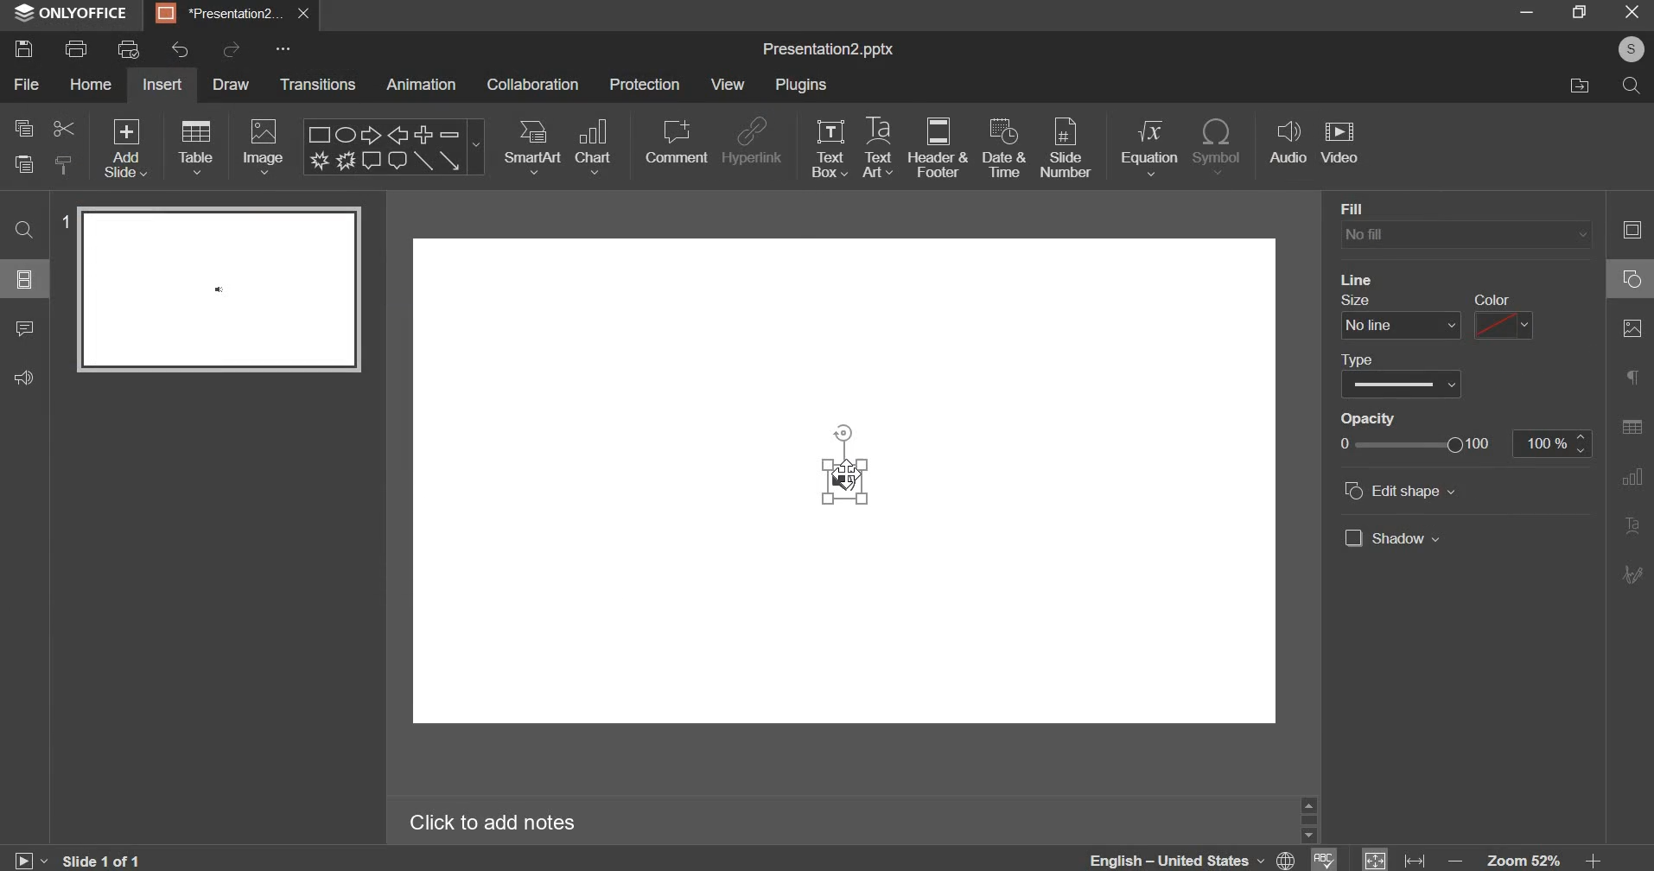  What do you see at coordinates (830, 146) in the screenshot?
I see `text box` at bounding box center [830, 146].